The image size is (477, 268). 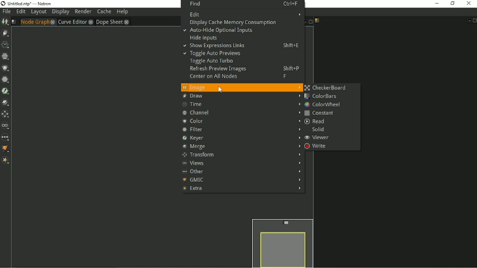 I want to click on Help, so click(x=122, y=12).